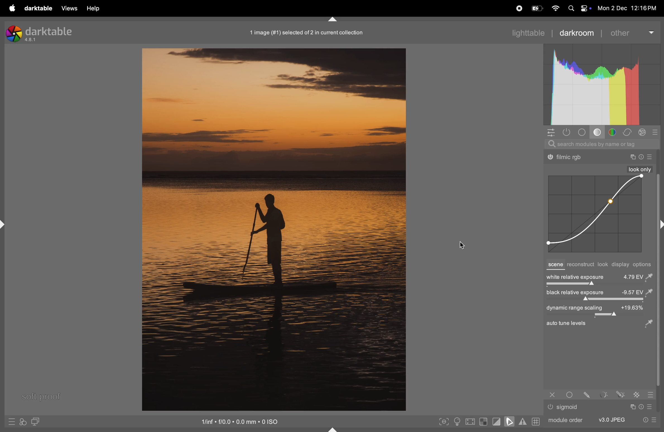  Describe the element at coordinates (602, 85) in the screenshot. I see `histogram` at that location.